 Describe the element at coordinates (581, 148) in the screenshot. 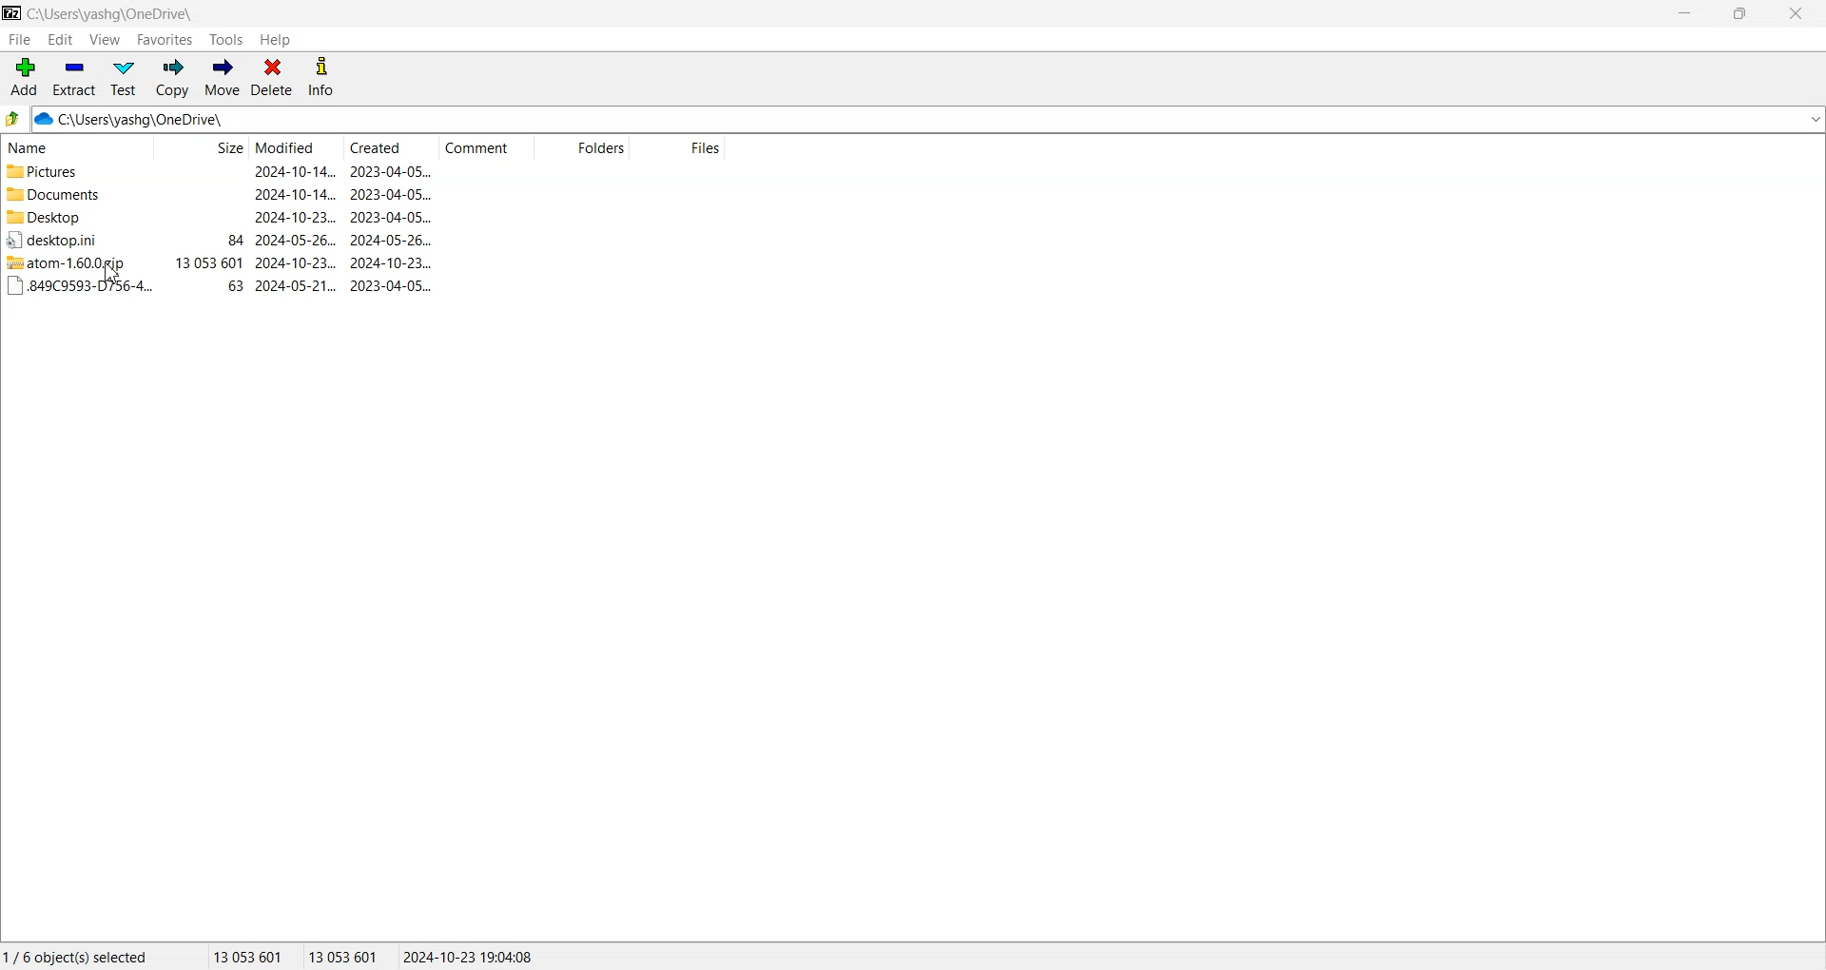

I see `Folders` at that location.